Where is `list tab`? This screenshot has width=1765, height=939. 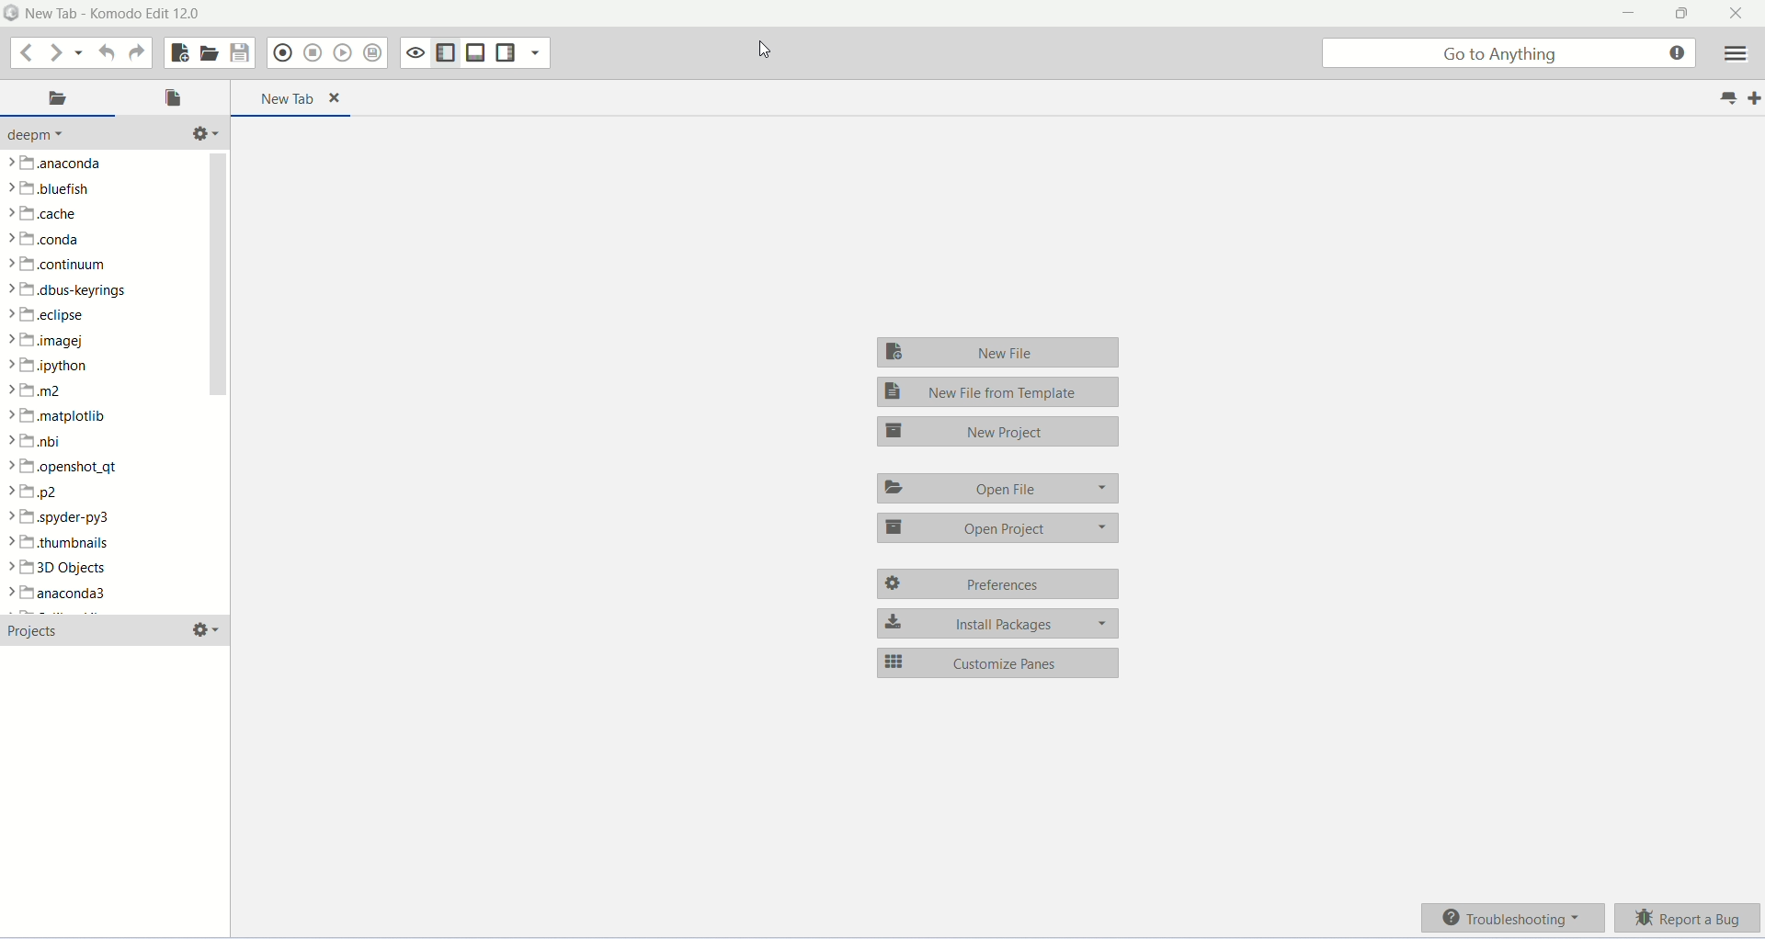 list tab is located at coordinates (1728, 97).